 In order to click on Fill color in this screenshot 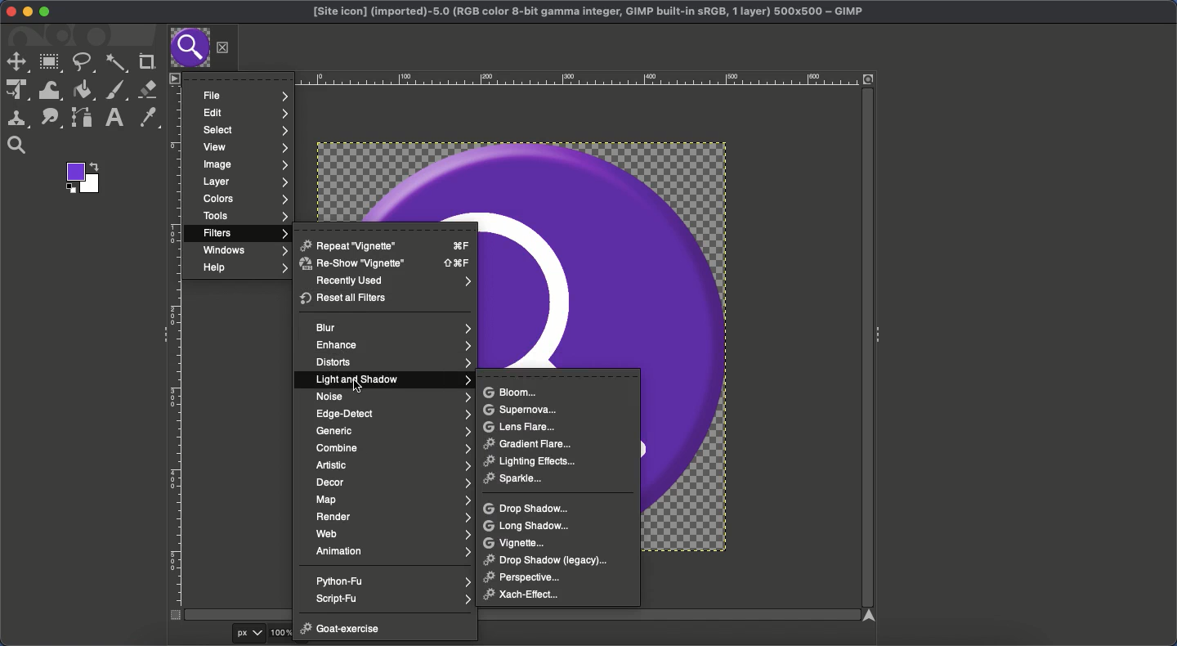, I will do `click(83, 90)`.